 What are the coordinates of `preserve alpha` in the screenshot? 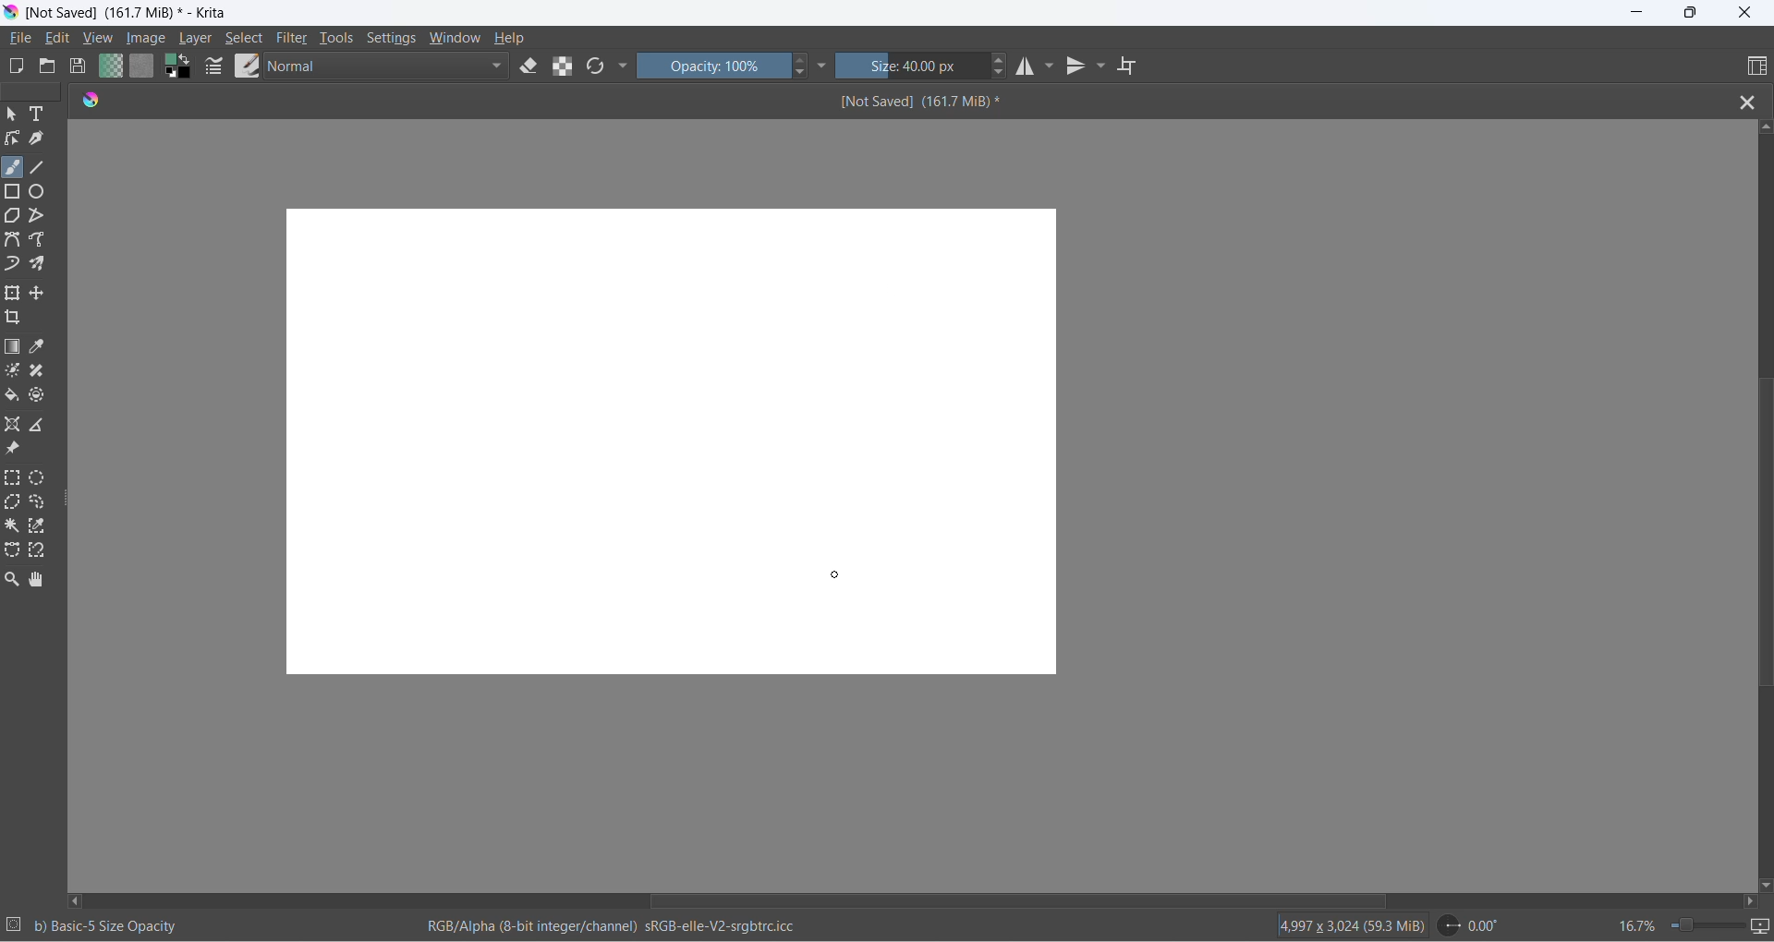 It's located at (566, 66).